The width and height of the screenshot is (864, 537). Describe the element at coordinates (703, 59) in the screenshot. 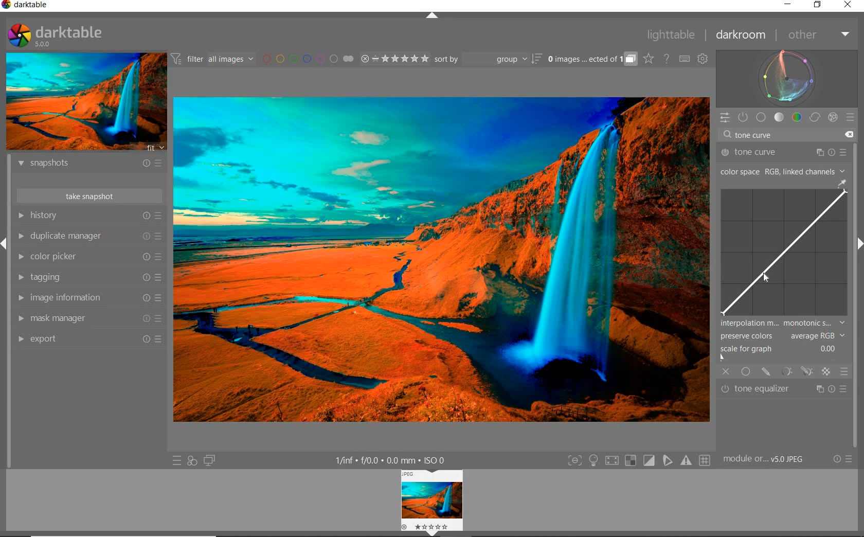

I see `SHOW GLOBAL PREFERENCES` at that location.